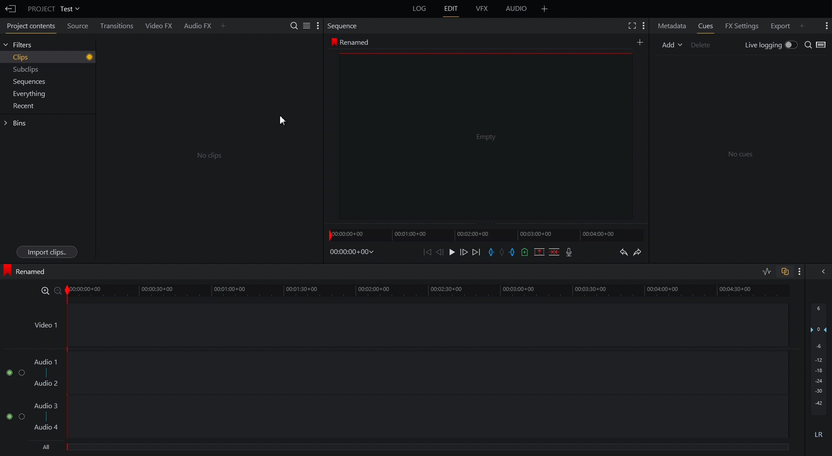 Image resolution: width=832 pixels, height=456 pixels. I want to click on Toggle View, so click(825, 44).